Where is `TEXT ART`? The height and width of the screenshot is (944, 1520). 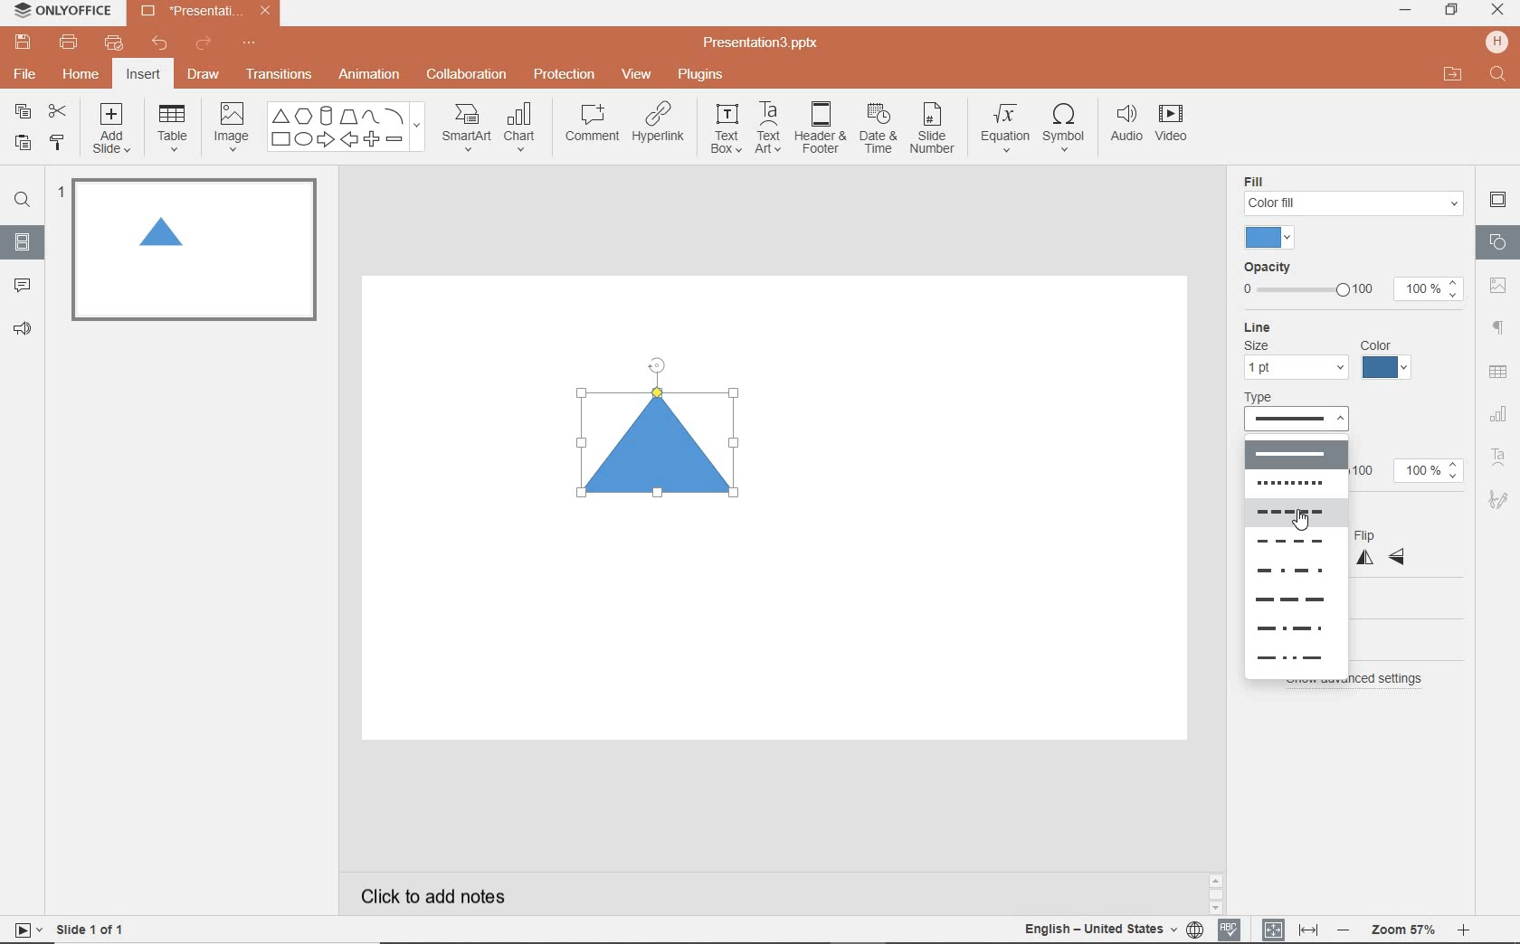
TEXT ART is located at coordinates (766, 129).